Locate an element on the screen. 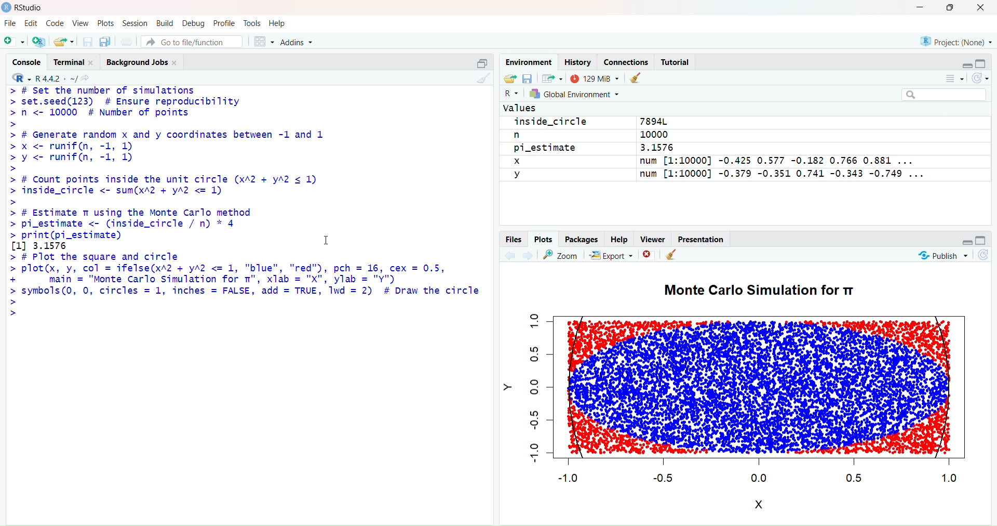 This screenshot has height=526, width=997. Presentation is located at coordinates (703, 240).